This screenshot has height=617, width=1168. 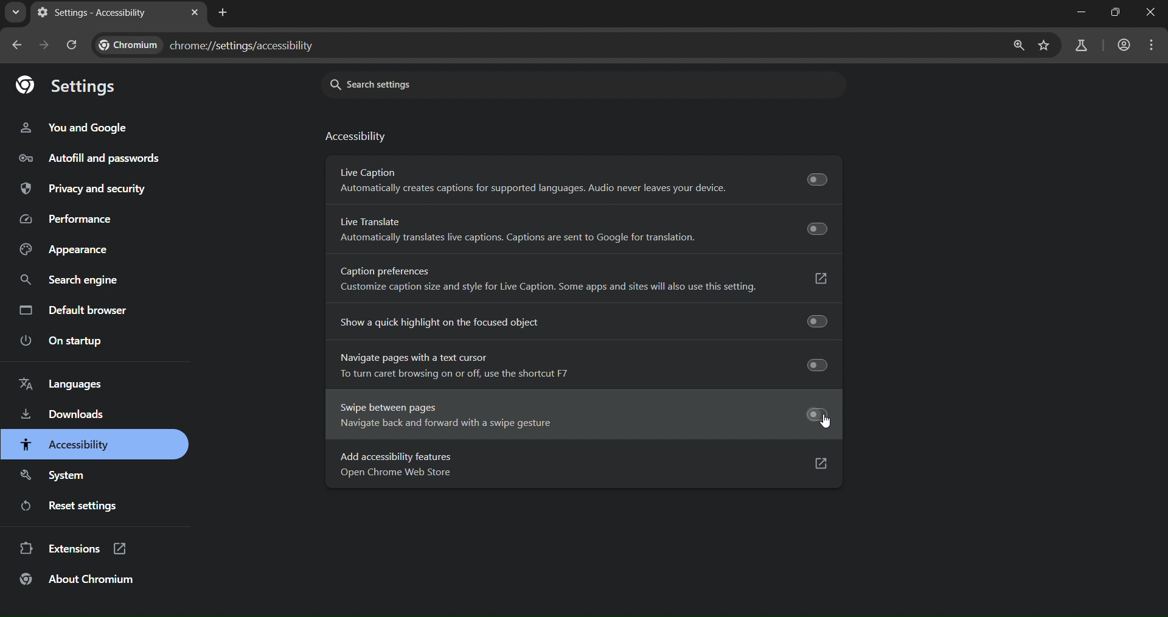 What do you see at coordinates (71, 87) in the screenshot?
I see `settings` at bounding box center [71, 87].